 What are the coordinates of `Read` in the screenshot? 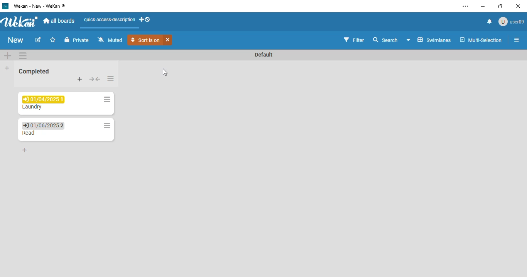 It's located at (29, 133).